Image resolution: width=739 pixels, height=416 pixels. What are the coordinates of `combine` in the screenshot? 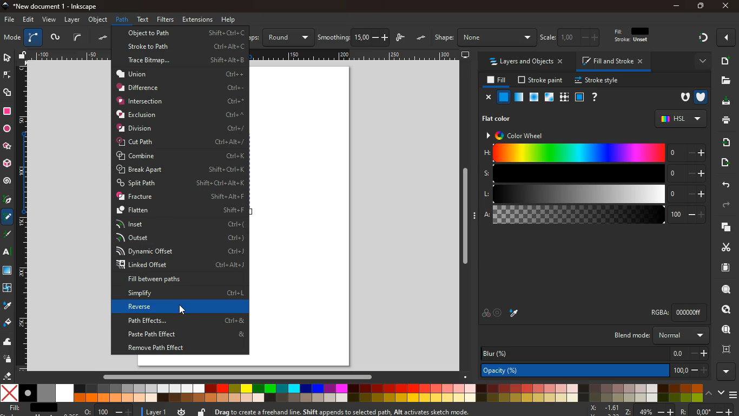 It's located at (182, 157).